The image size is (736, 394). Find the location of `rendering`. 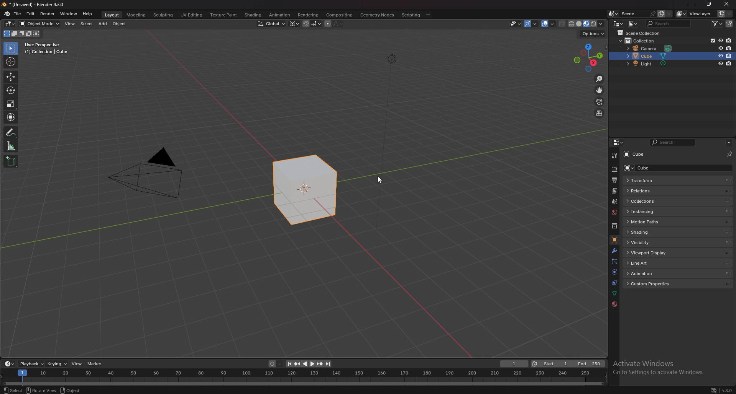

rendering is located at coordinates (307, 15).